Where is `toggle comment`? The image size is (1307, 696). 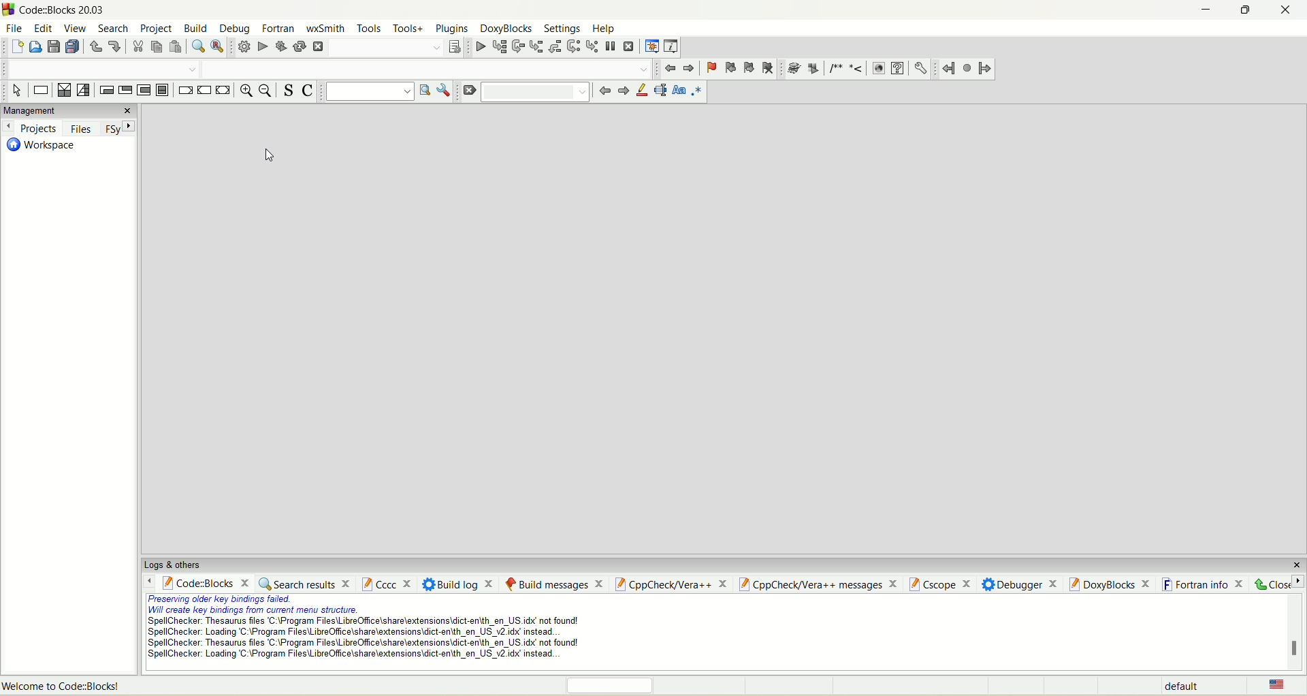
toggle comment is located at coordinates (309, 93).